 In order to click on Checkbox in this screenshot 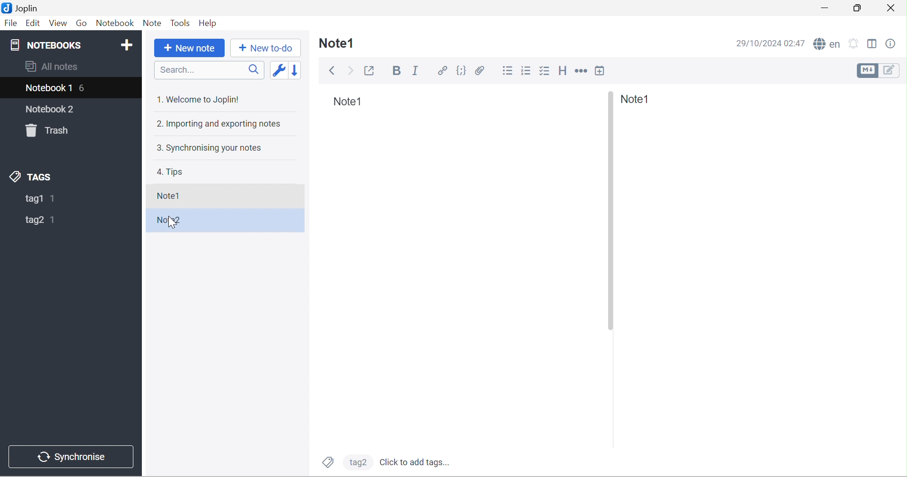, I will do `click(544, 72)`.